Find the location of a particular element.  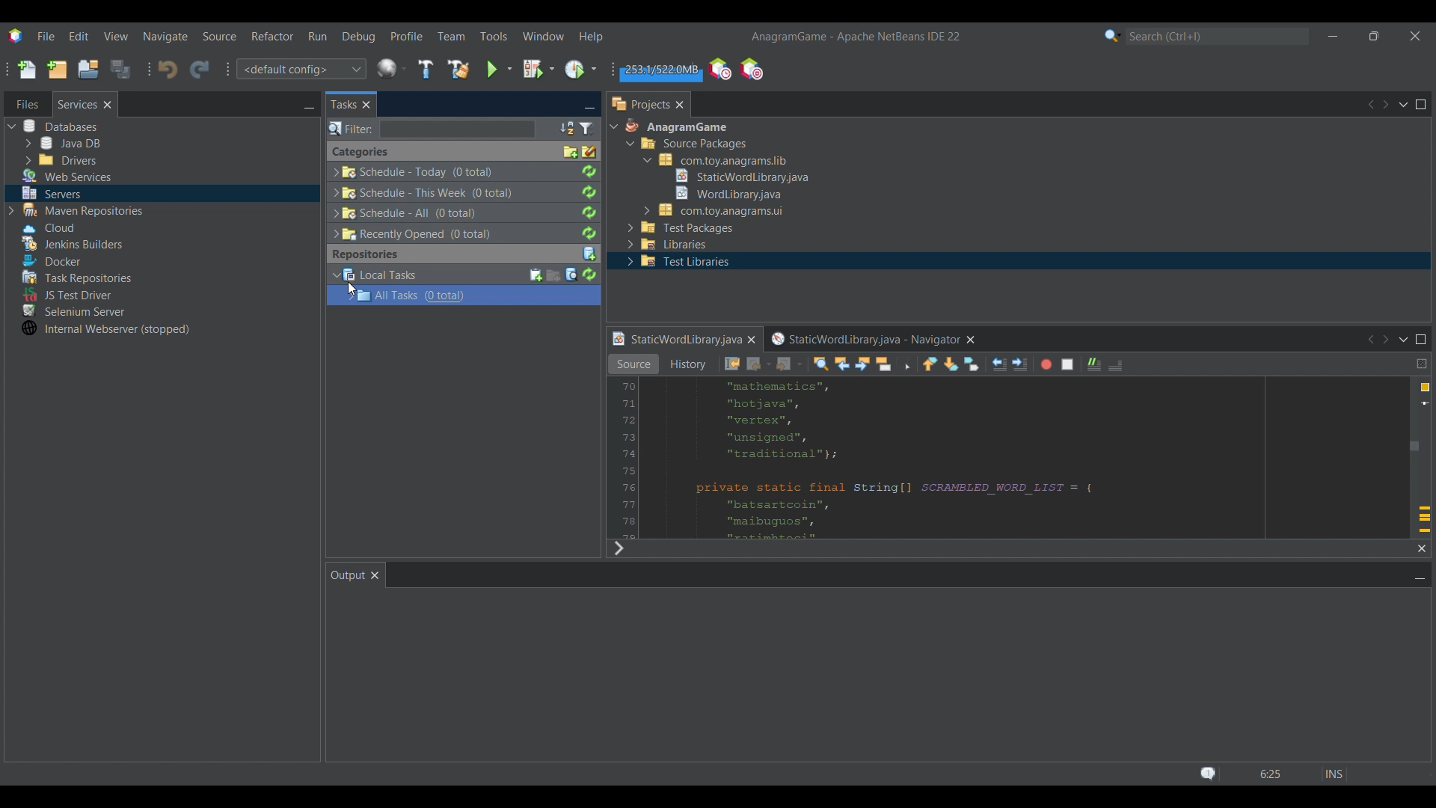

 is located at coordinates (458, 253).